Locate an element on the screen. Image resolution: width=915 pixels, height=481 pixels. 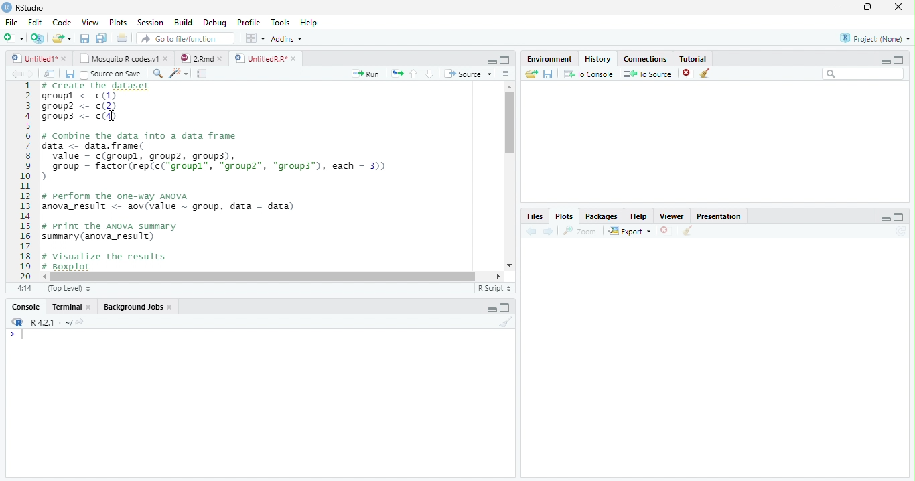
Maximize is located at coordinates (506, 309).